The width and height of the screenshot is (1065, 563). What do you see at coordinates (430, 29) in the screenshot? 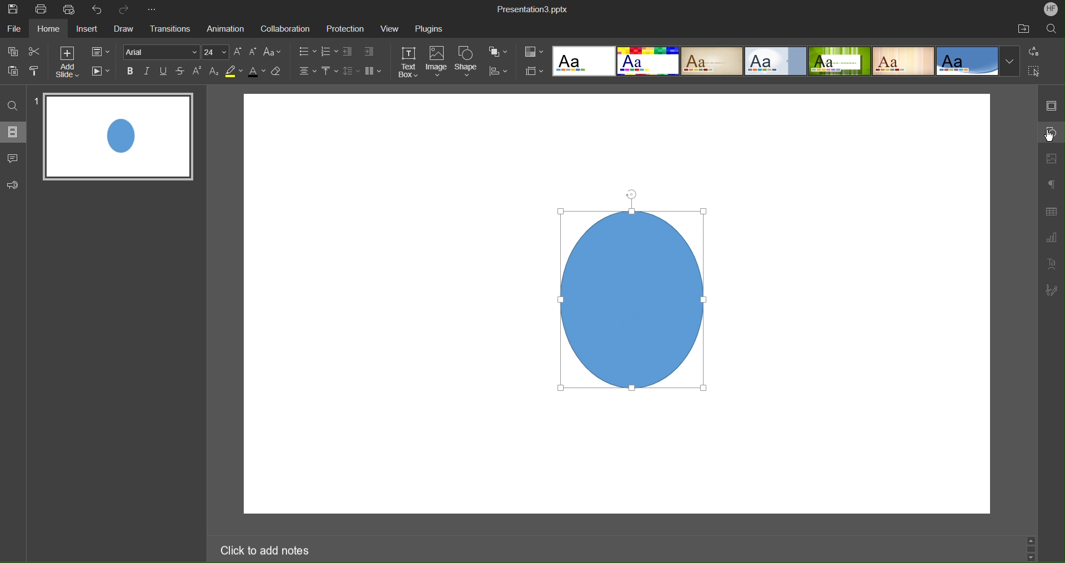
I see `Plugins` at bounding box center [430, 29].